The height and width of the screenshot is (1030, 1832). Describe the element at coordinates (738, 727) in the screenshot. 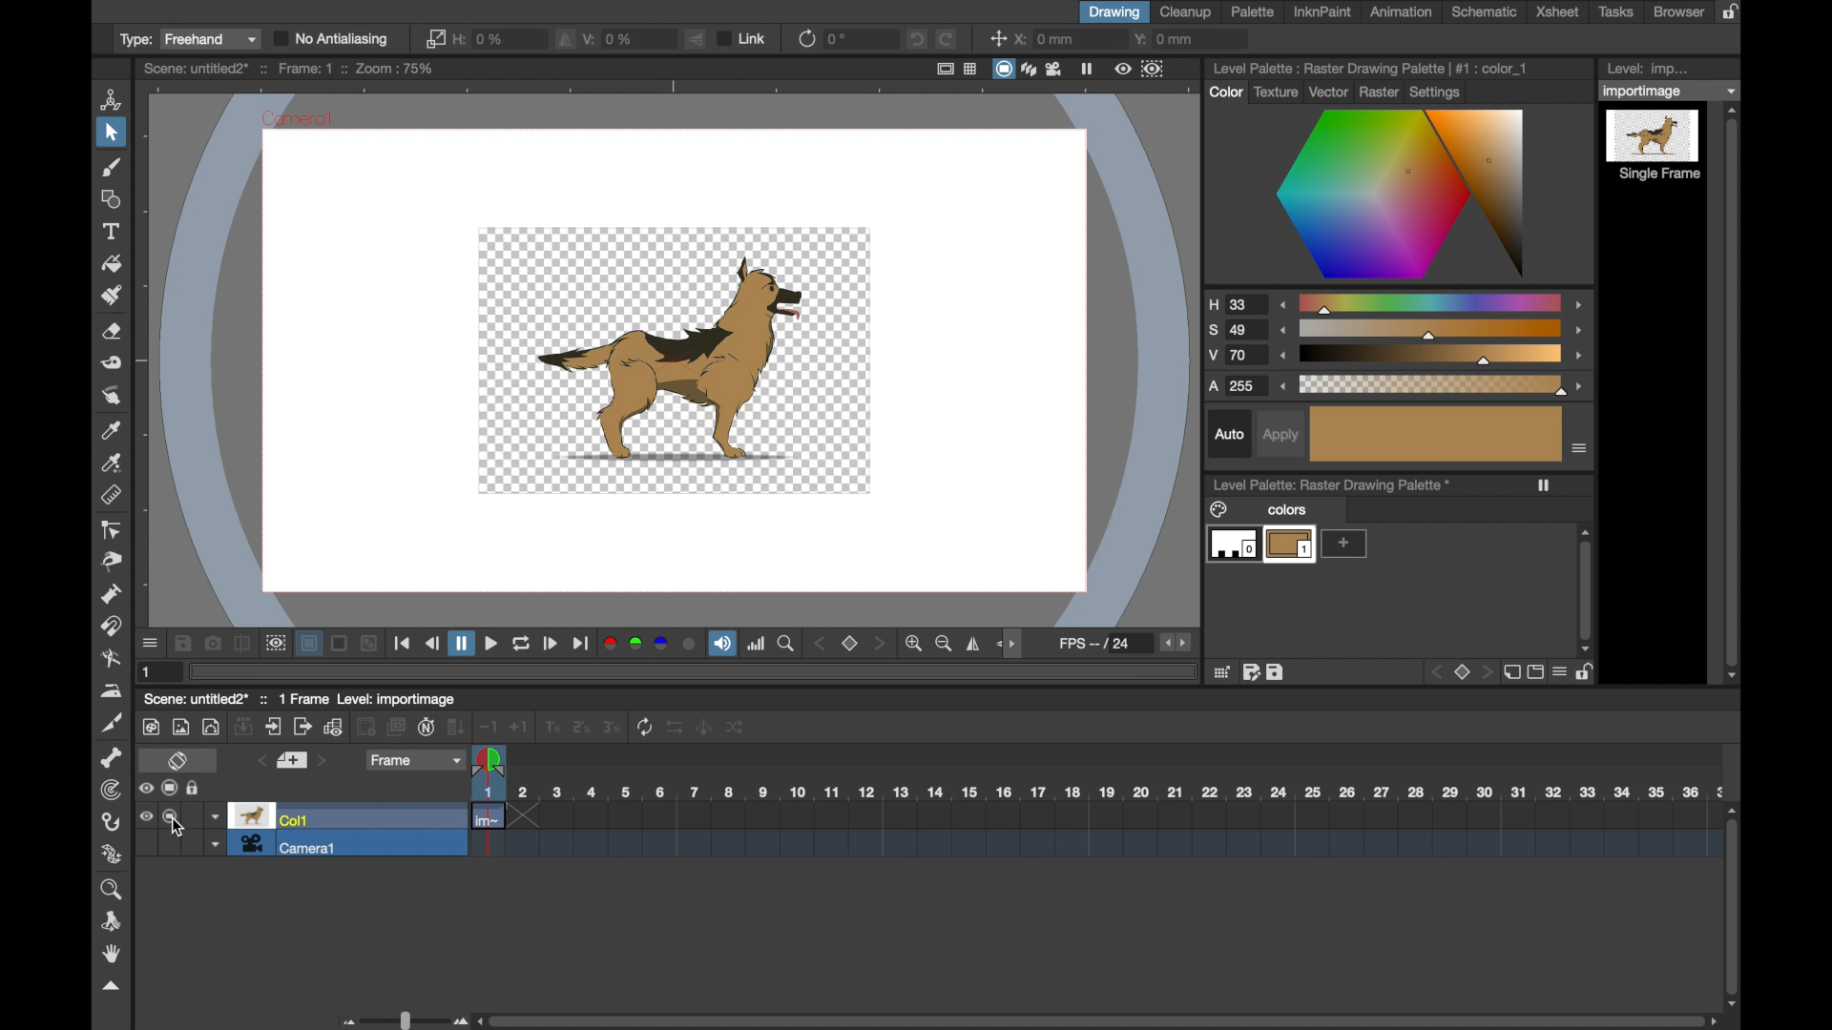

I see `change` at that location.